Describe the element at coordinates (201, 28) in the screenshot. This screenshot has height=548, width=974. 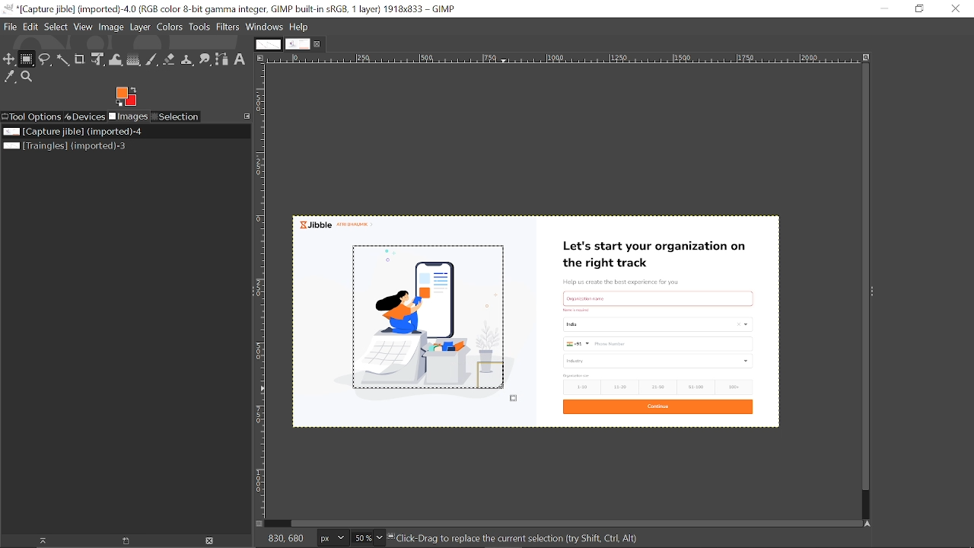
I see `Tools` at that location.